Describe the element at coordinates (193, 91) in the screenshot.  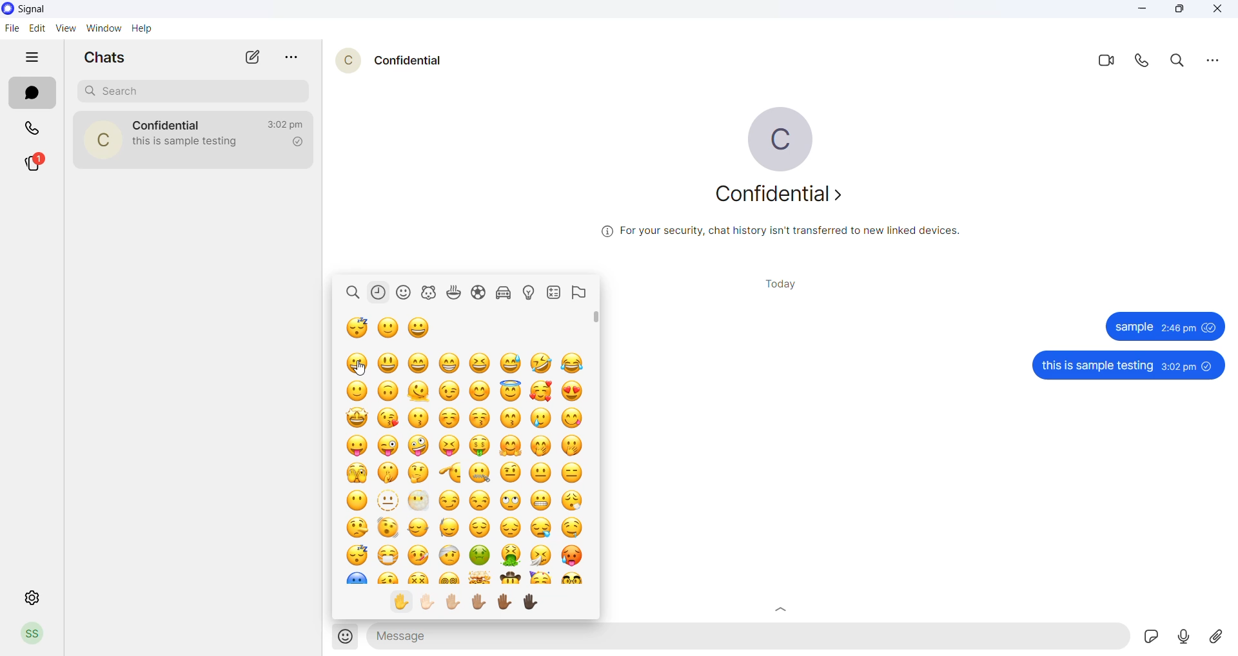
I see `search chats` at that location.